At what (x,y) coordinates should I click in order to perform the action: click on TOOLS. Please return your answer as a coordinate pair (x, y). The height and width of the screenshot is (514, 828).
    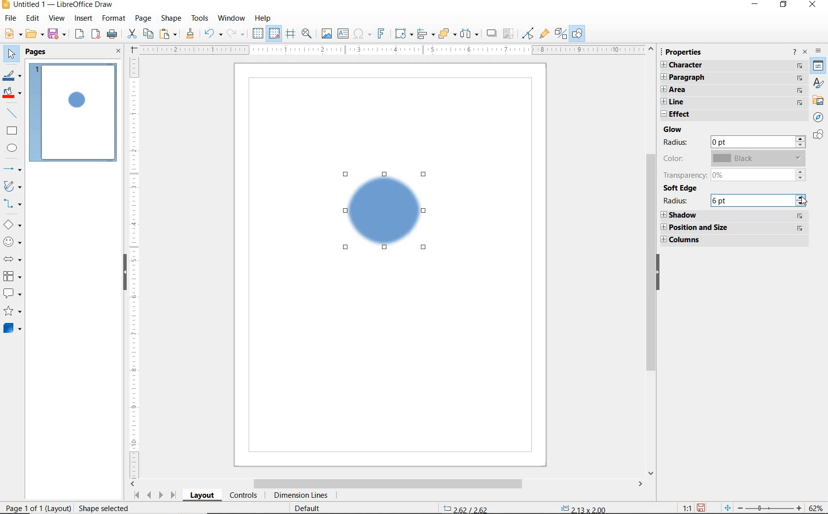
    Looking at the image, I should click on (201, 19).